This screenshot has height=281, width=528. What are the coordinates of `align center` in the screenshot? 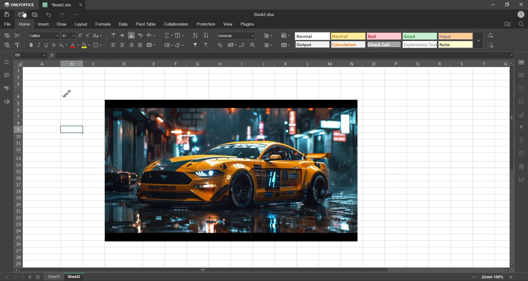 It's located at (123, 45).